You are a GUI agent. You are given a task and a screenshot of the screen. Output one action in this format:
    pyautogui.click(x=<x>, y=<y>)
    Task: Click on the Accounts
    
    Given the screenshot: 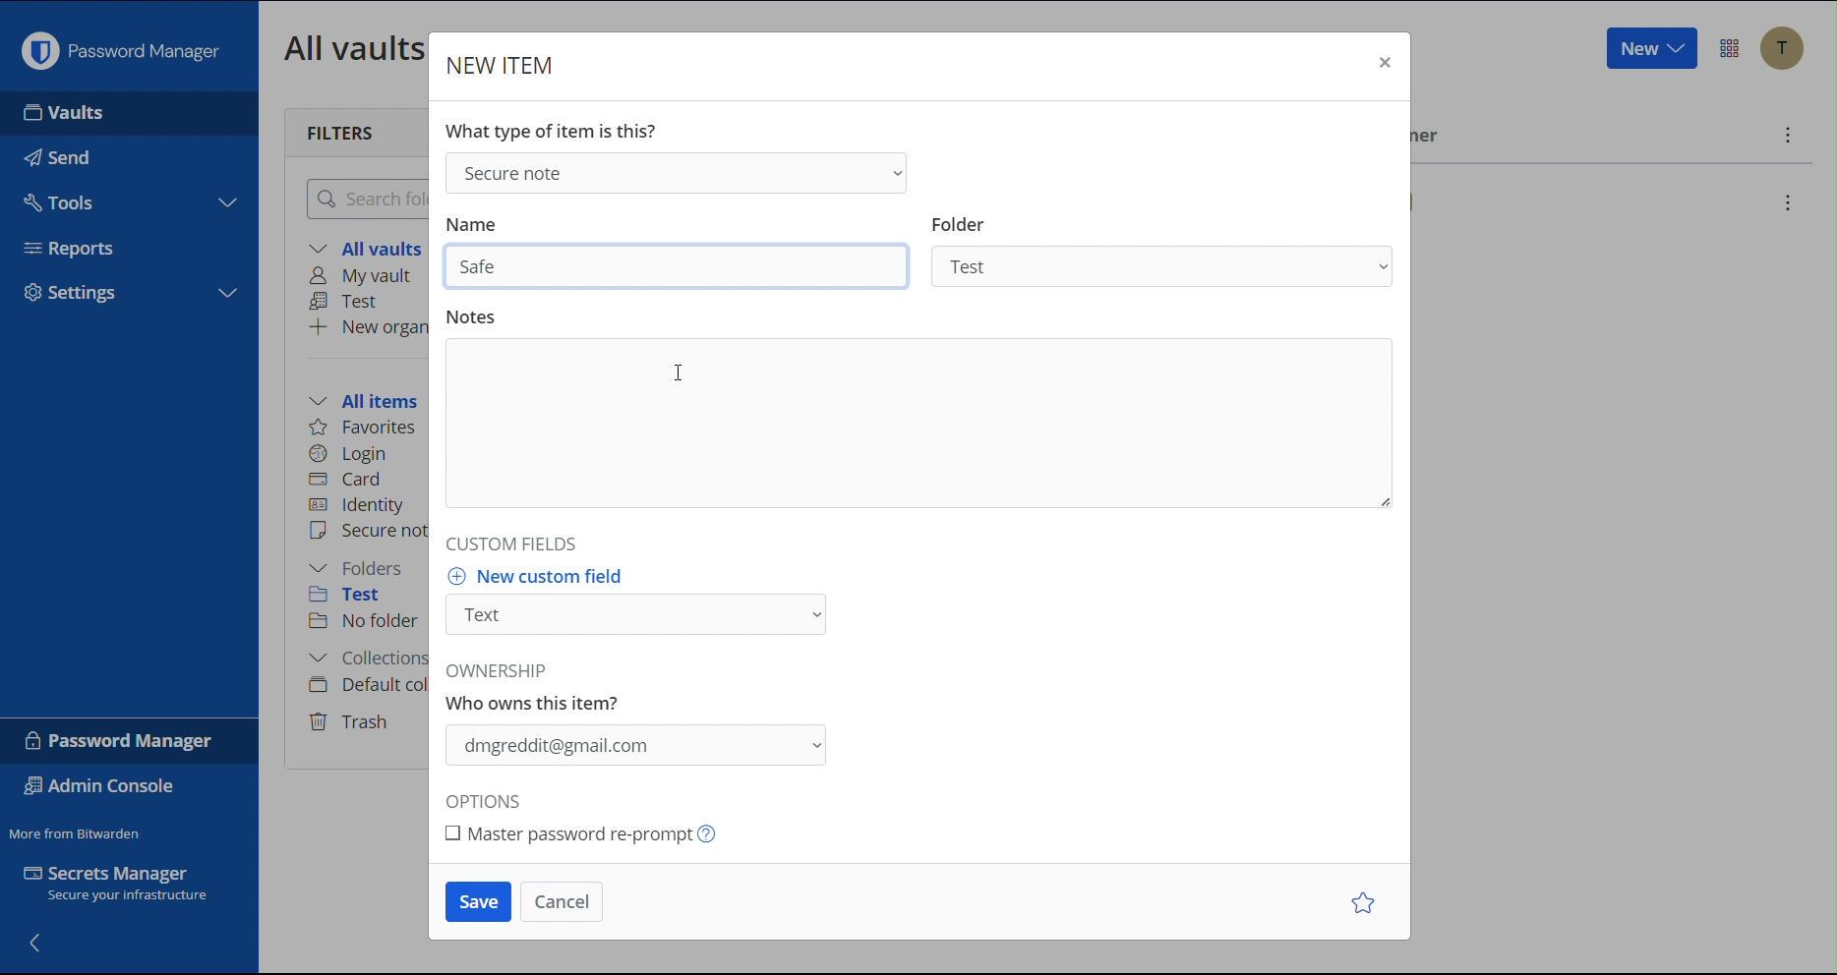 What is the action you would take?
    pyautogui.click(x=1782, y=48)
    